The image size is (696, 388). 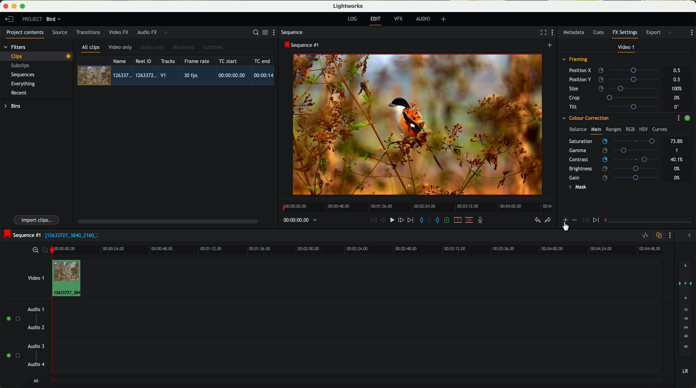 I want to click on redo, so click(x=548, y=221).